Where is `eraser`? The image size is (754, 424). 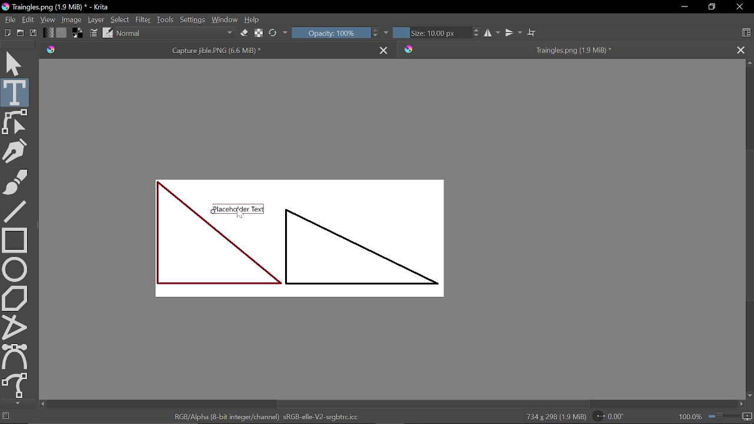 eraser is located at coordinates (244, 34).